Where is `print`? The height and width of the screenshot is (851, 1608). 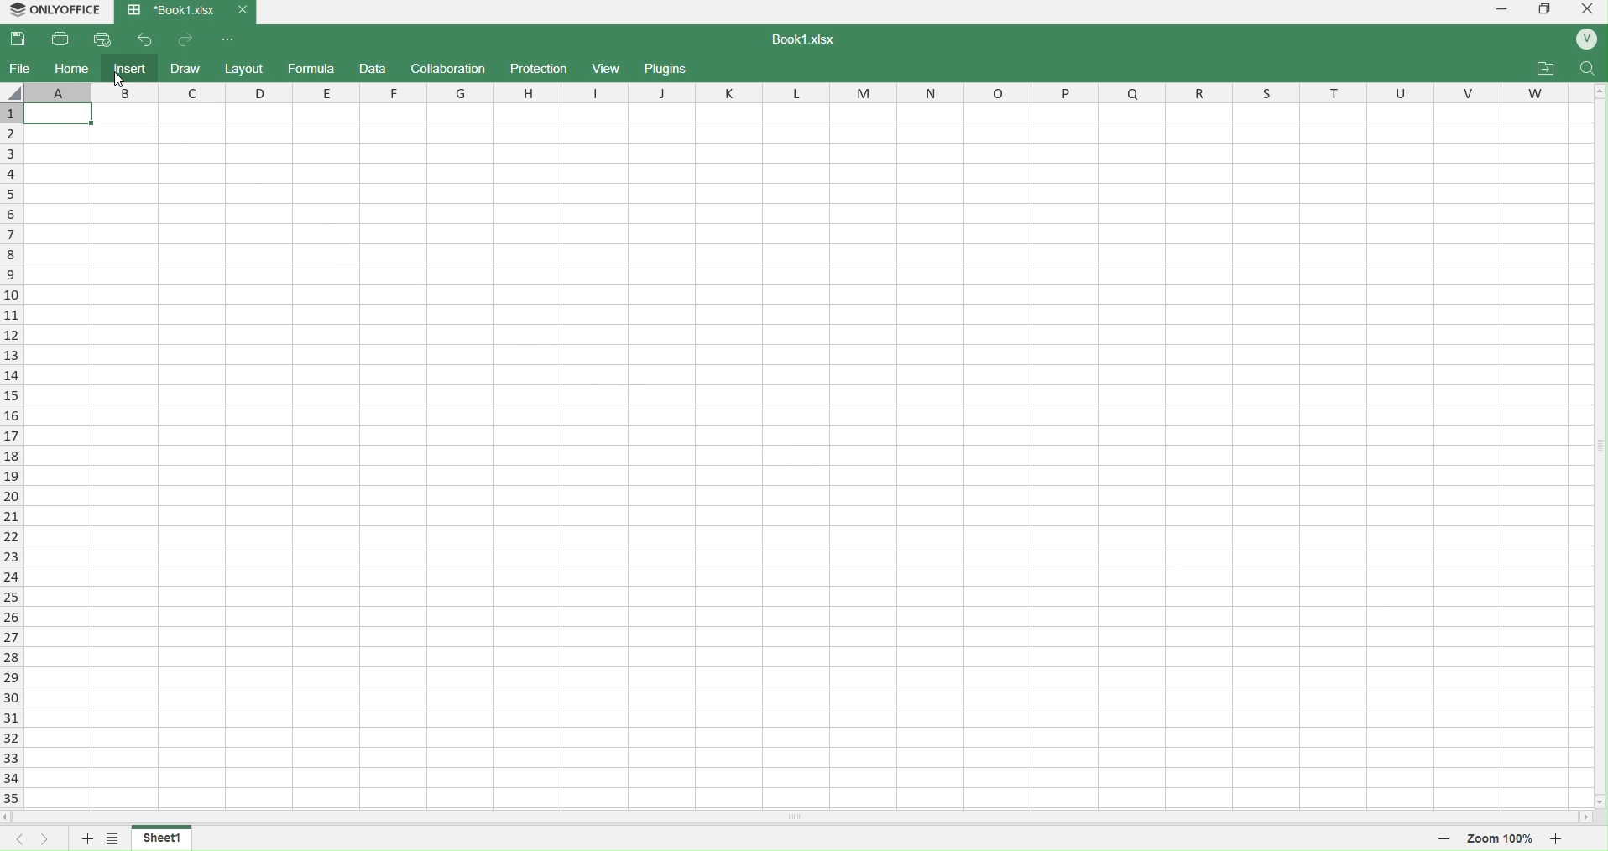 print is located at coordinates (62, 39).